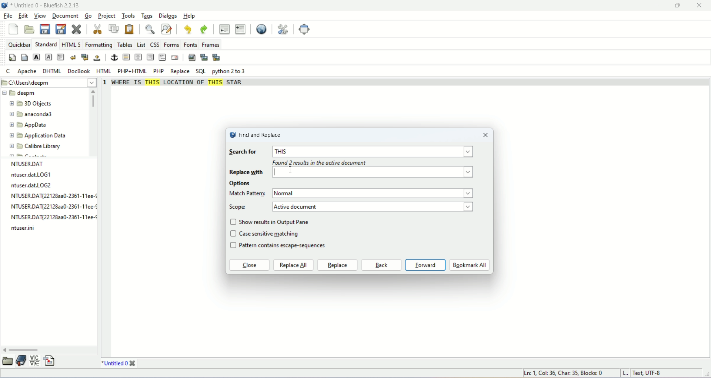  Describe the element at coordinates (276, 222) in the screenshot. I see `show results in Output pane` at that location.